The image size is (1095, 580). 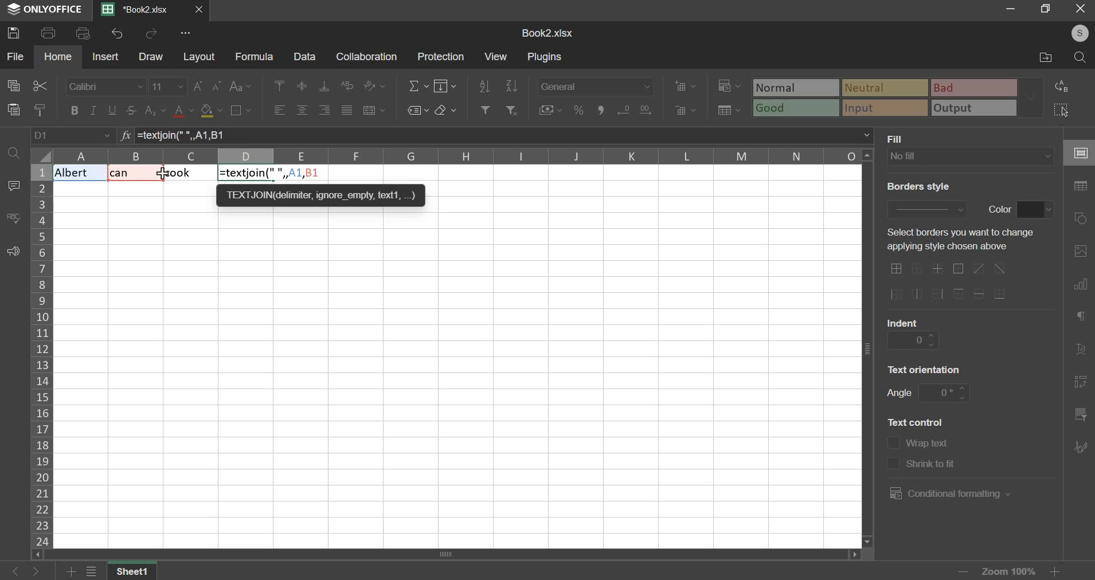 I want to click on slicer, so click(x=1079, y=416).